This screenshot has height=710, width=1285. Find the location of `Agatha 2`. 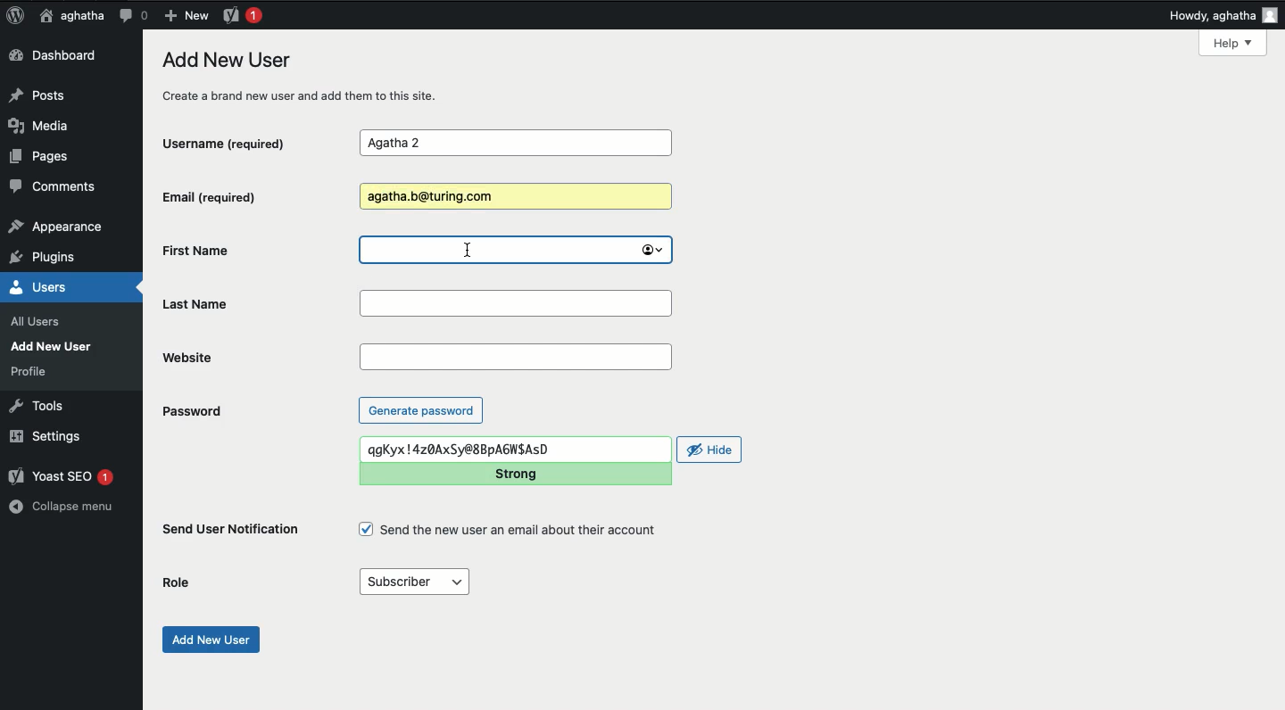

Agatha 2 is located at coordinates (515, 144).